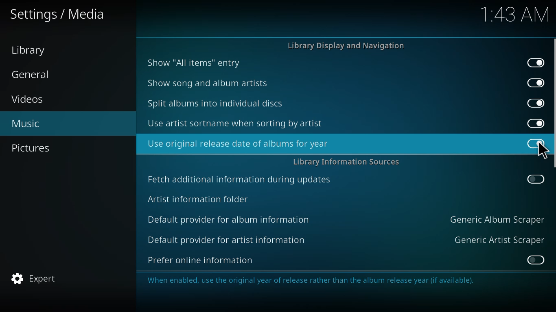  I want to click on enabled, so click(536, 82).